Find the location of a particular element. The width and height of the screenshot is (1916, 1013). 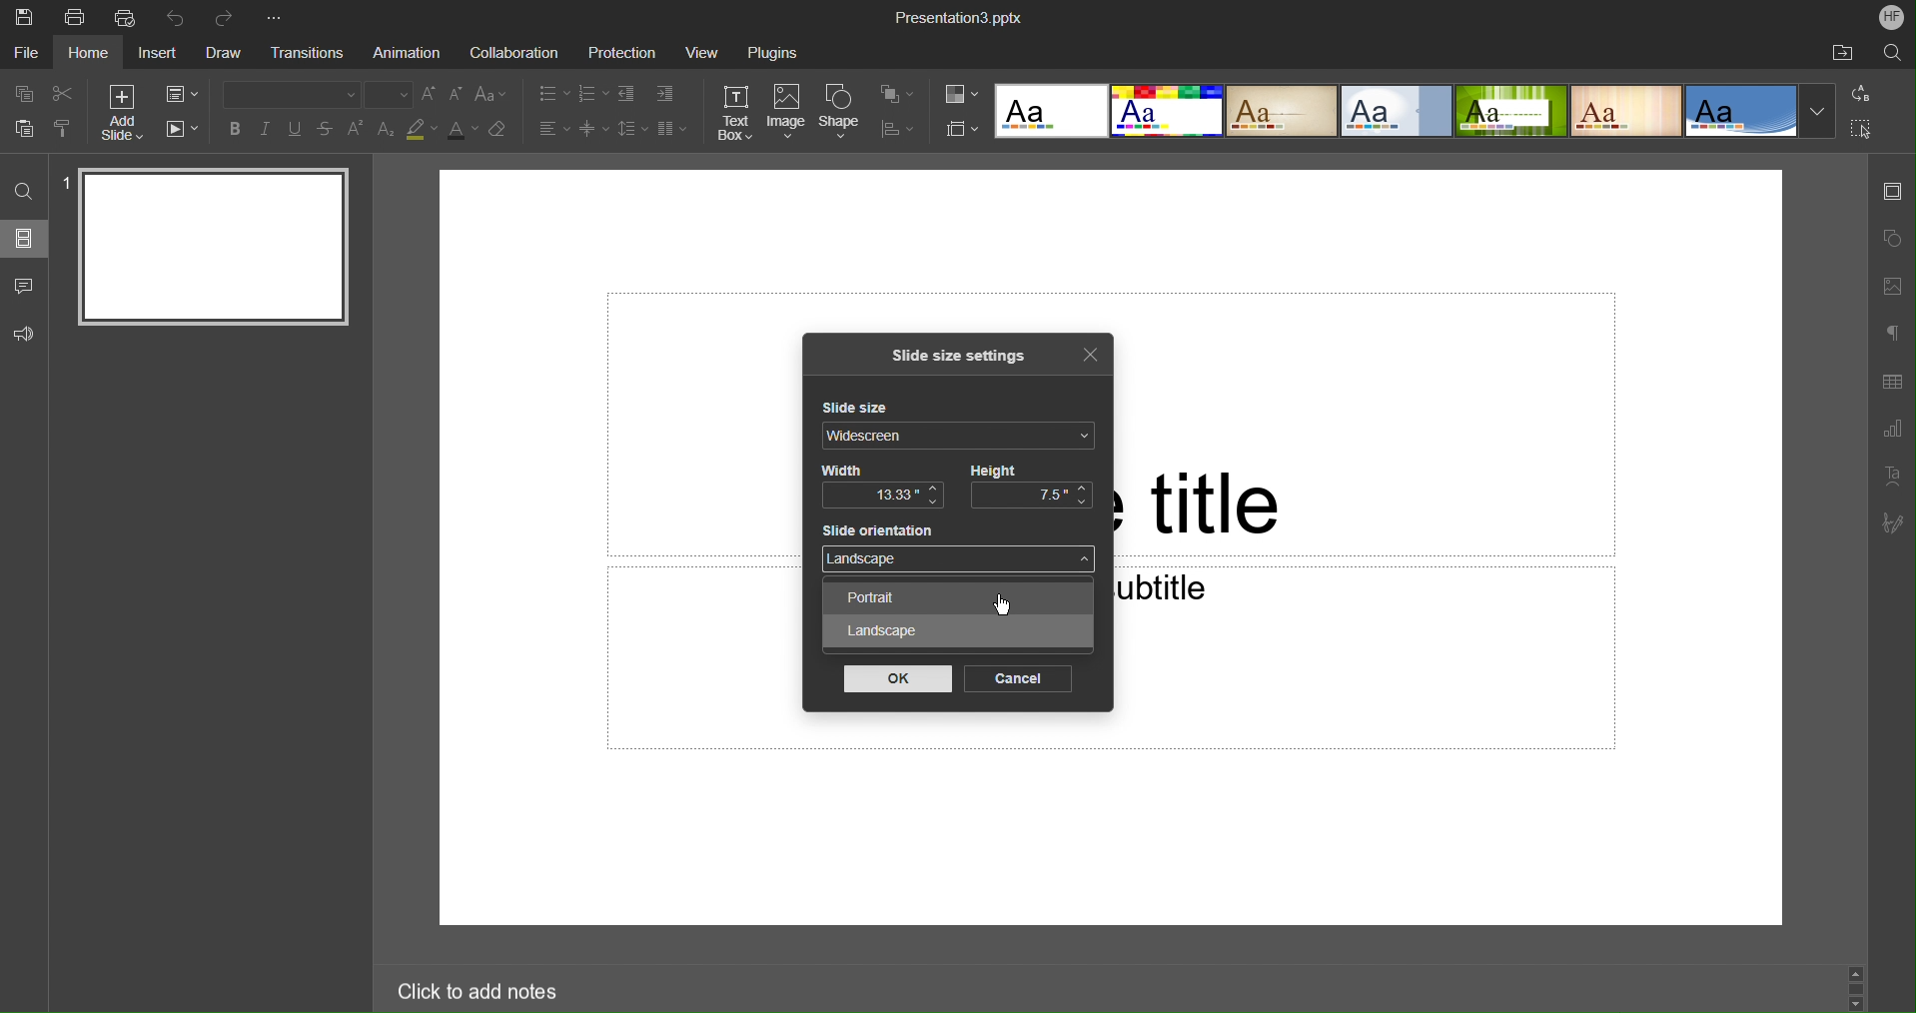

Find is located at coordinates (23, 191).